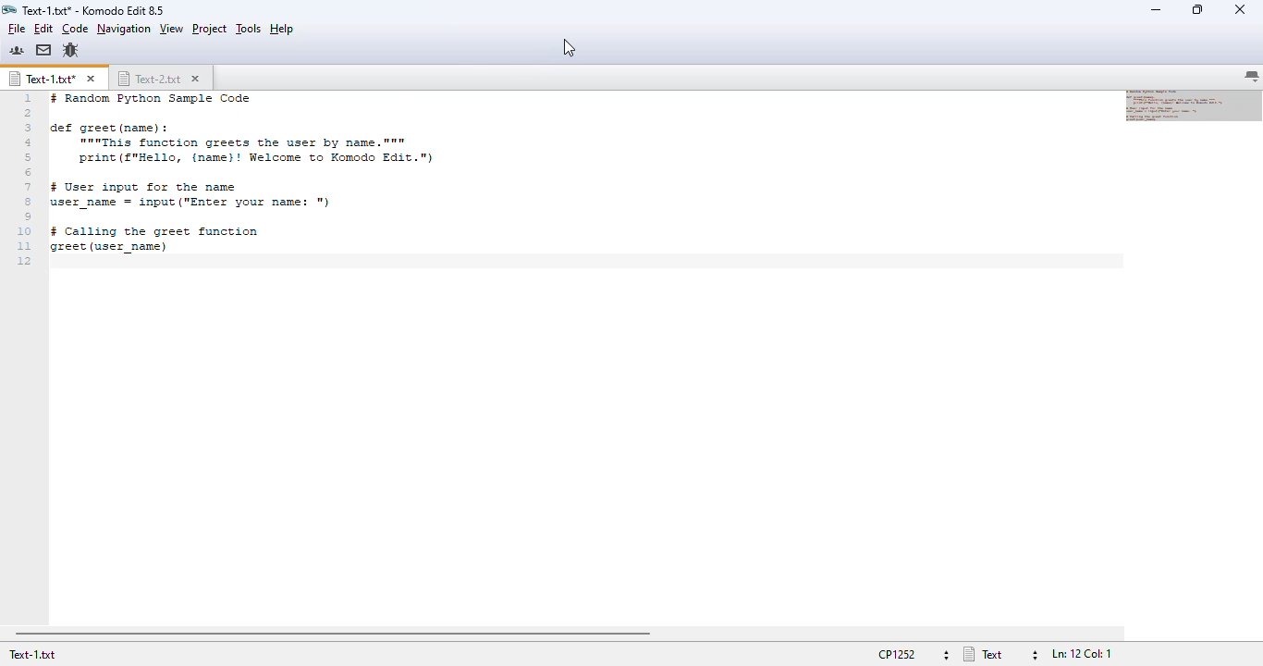 The height and width of the screenshot is (666, 1263). What do you see at coordinates (1158, 10) in the screenshot?
I see `minimize` at bounding box center [1158, 10].